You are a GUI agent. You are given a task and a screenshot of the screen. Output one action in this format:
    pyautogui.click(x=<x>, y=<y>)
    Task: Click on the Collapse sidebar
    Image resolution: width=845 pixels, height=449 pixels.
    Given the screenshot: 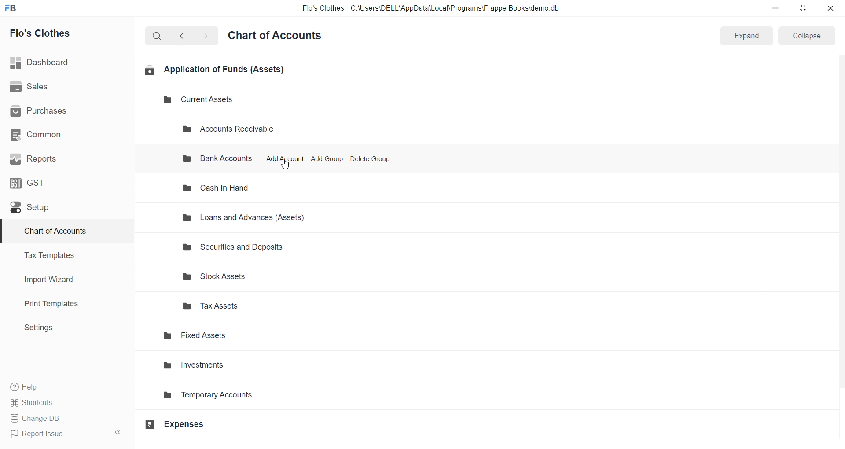 What is the action you would take?
    pyautogui.click(x=119, y=434)
    